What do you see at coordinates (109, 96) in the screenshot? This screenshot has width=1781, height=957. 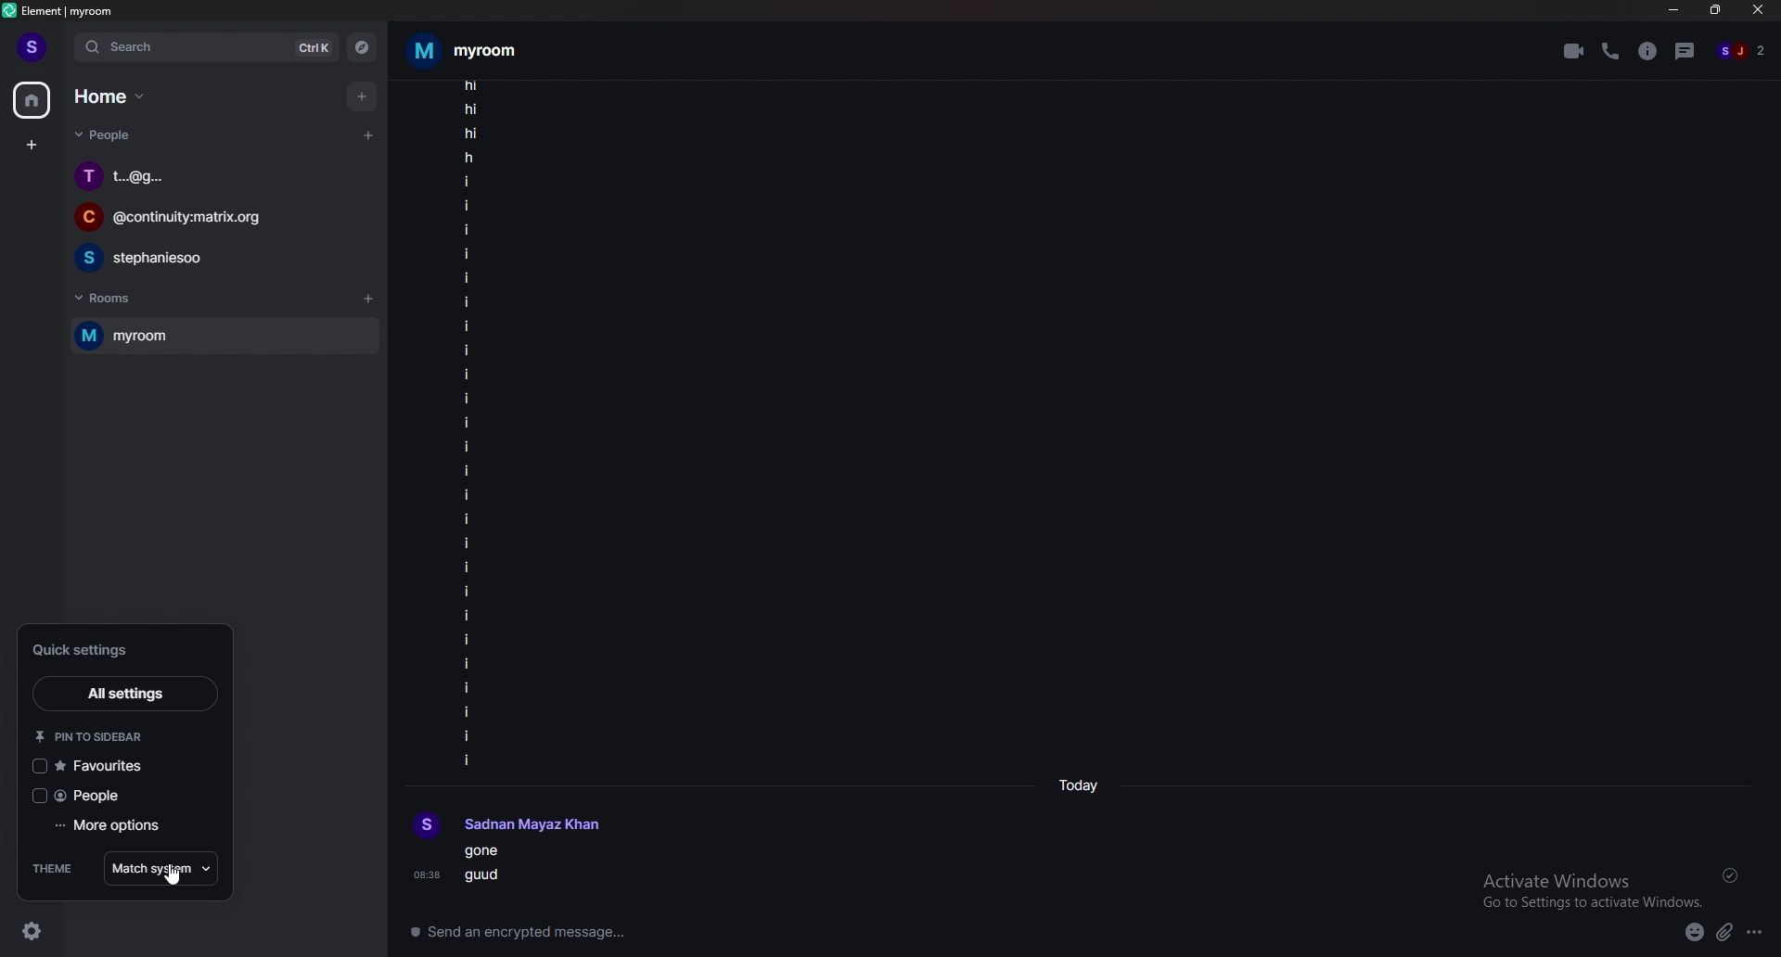 I see `home` at bounding box center [109, 96].